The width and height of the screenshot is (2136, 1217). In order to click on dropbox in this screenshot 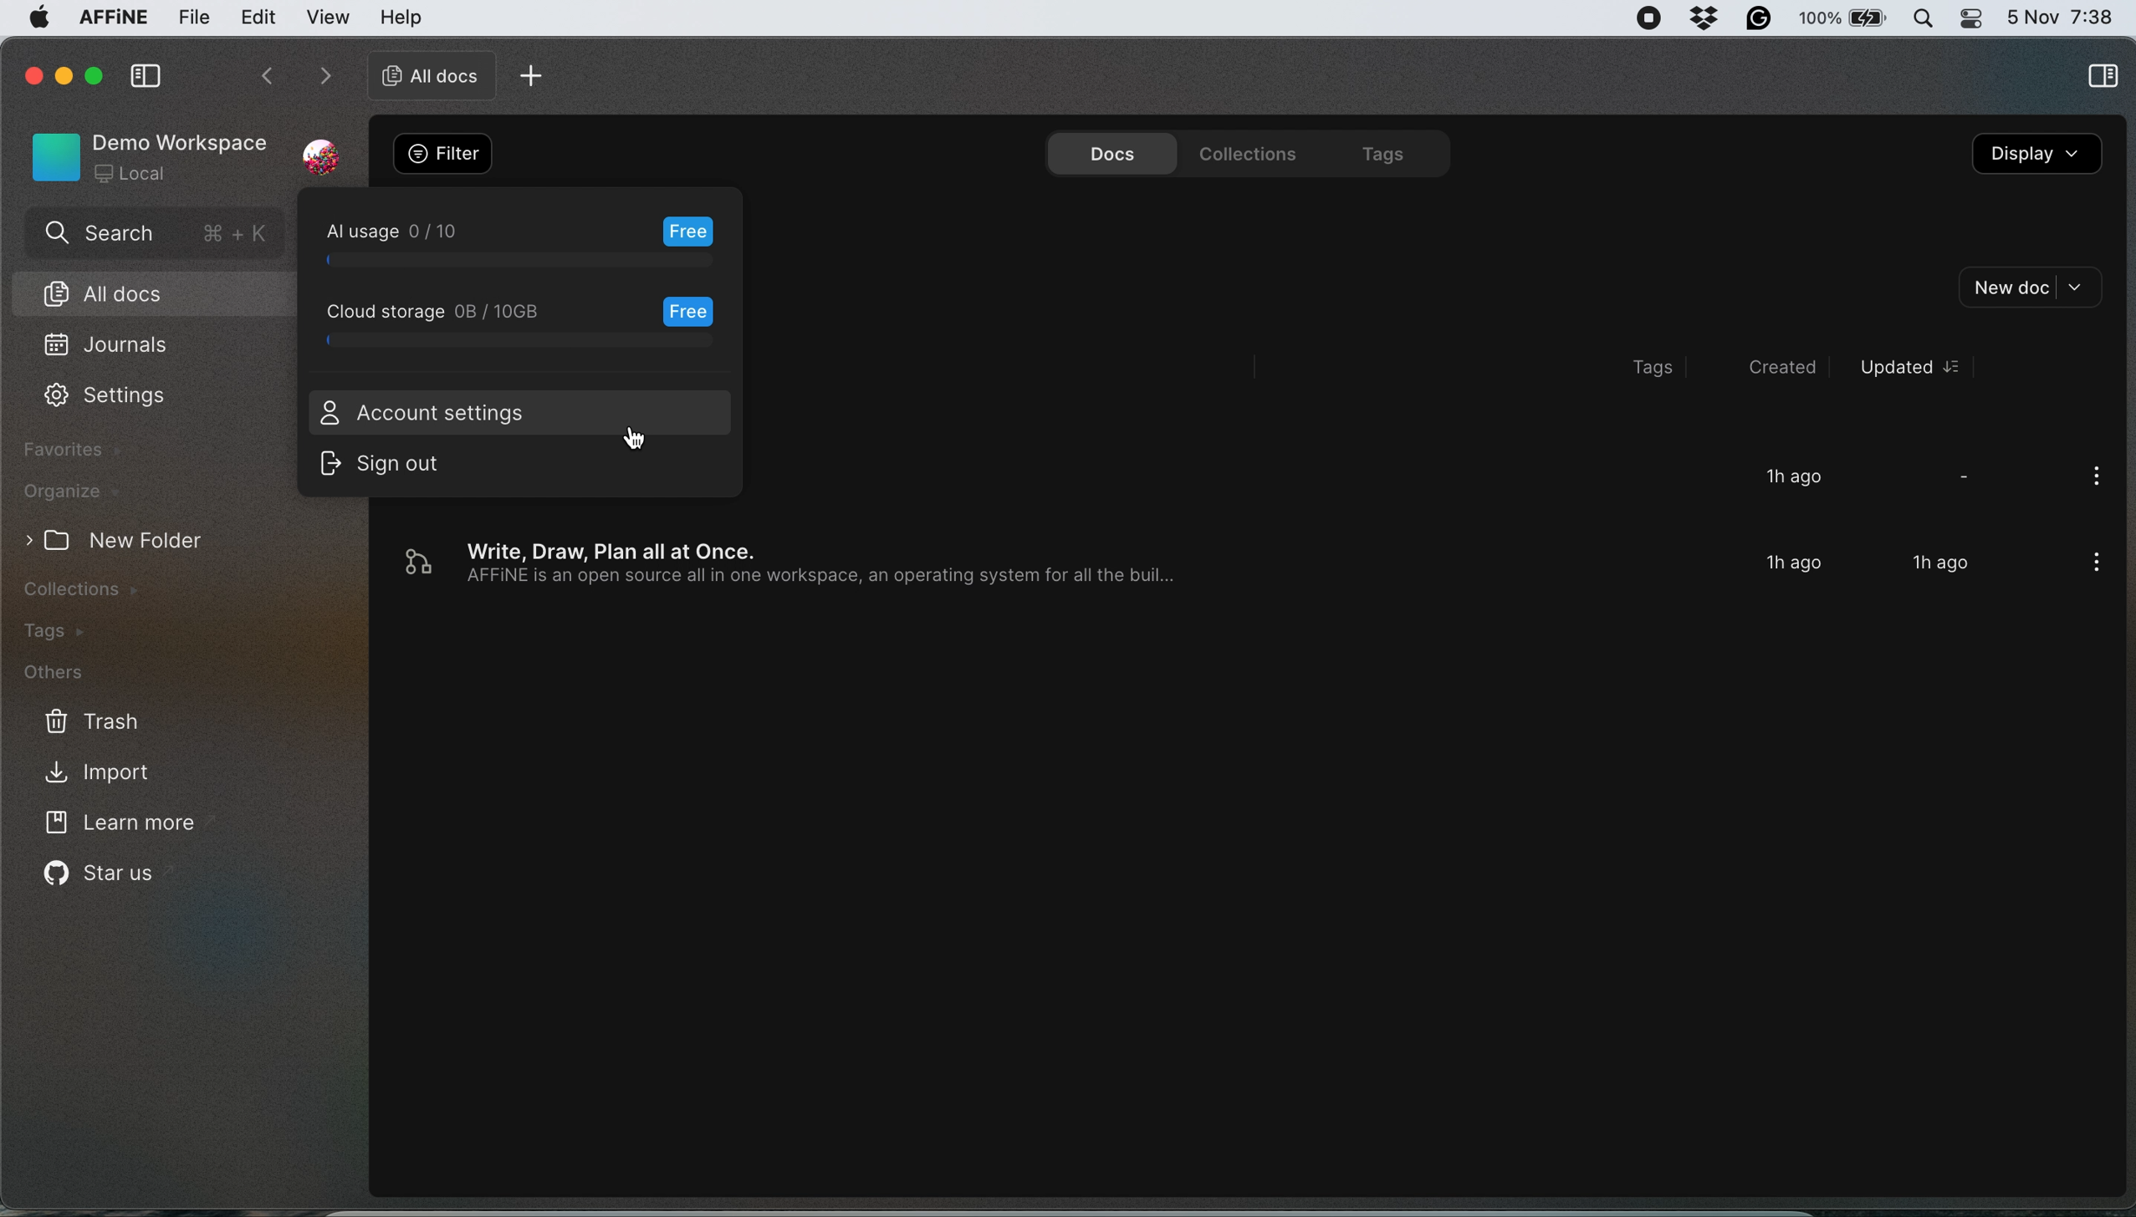, I will do `click(1707, 18)`.